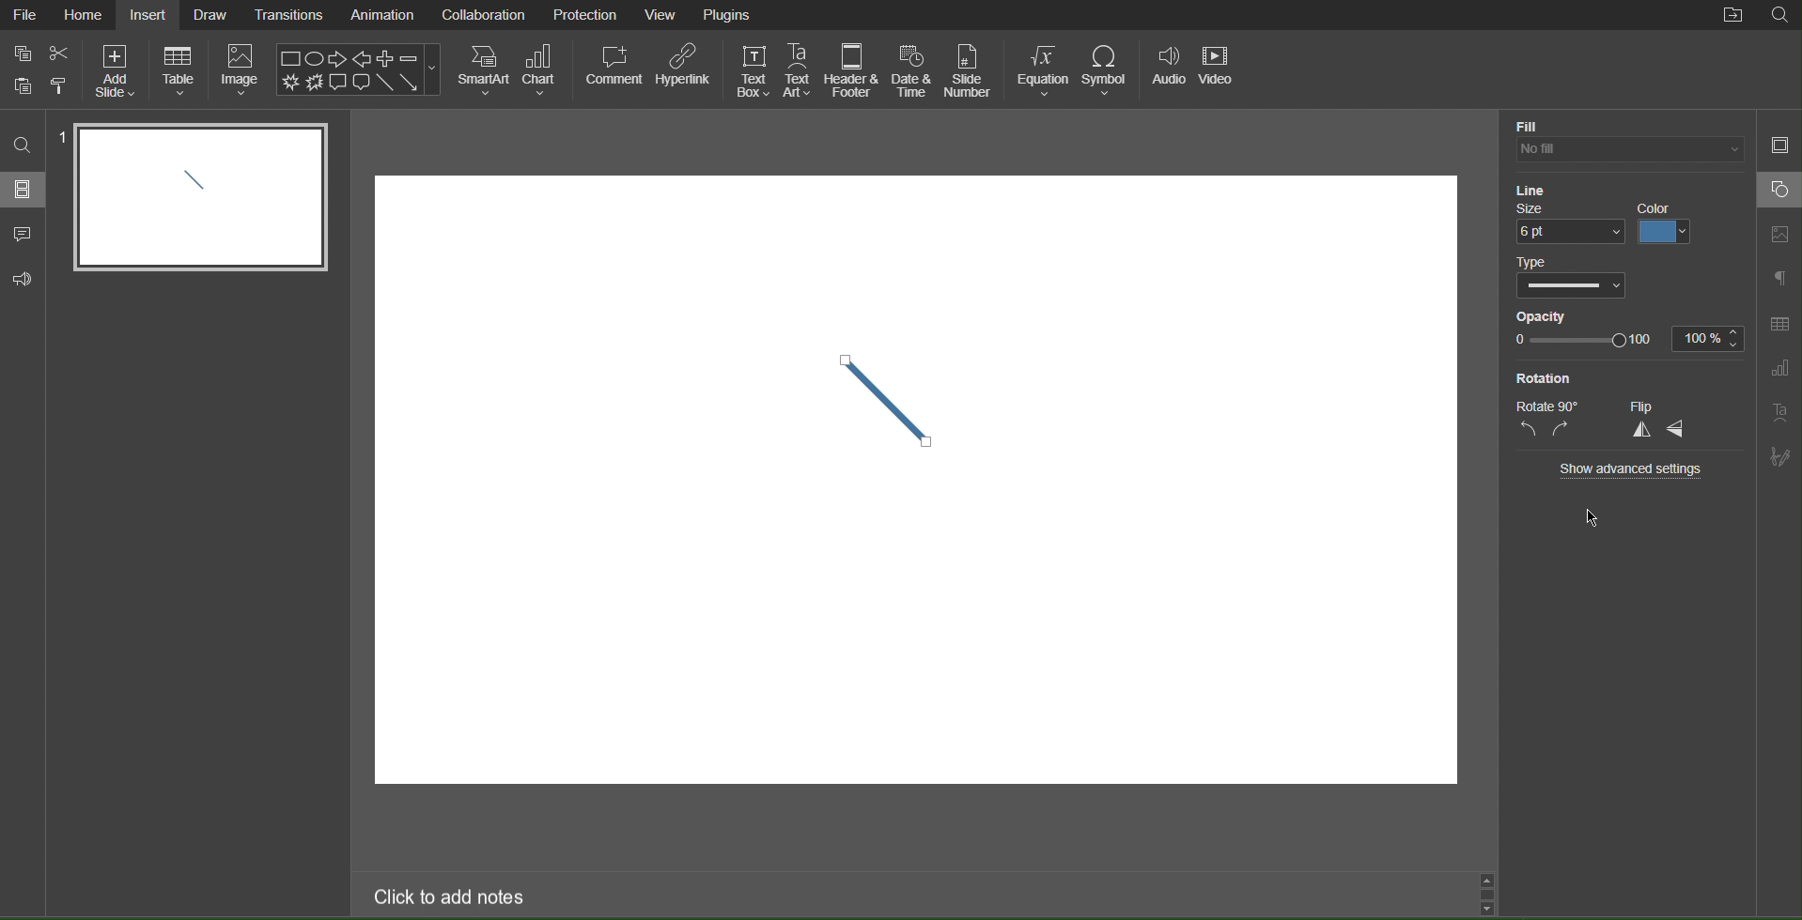  Describe the element at coordinates (291, 14) in the screenshot. I see `Transitions` at that location.